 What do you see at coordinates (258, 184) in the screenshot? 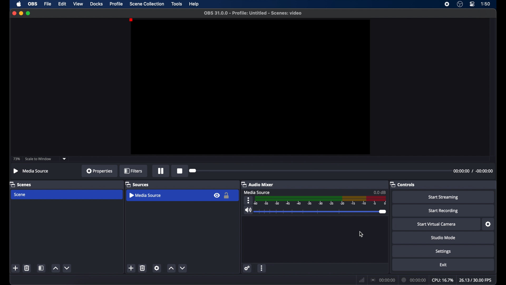
I see `Audio Mixer` at bounding box center [258, 184].